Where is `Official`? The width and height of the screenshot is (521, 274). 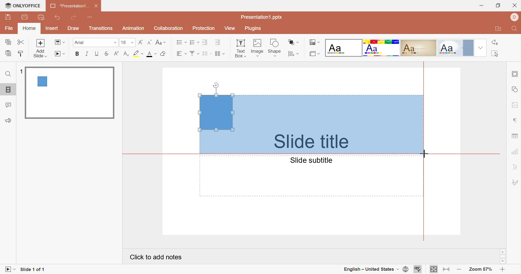
Official is located at coordinates (456, 48).